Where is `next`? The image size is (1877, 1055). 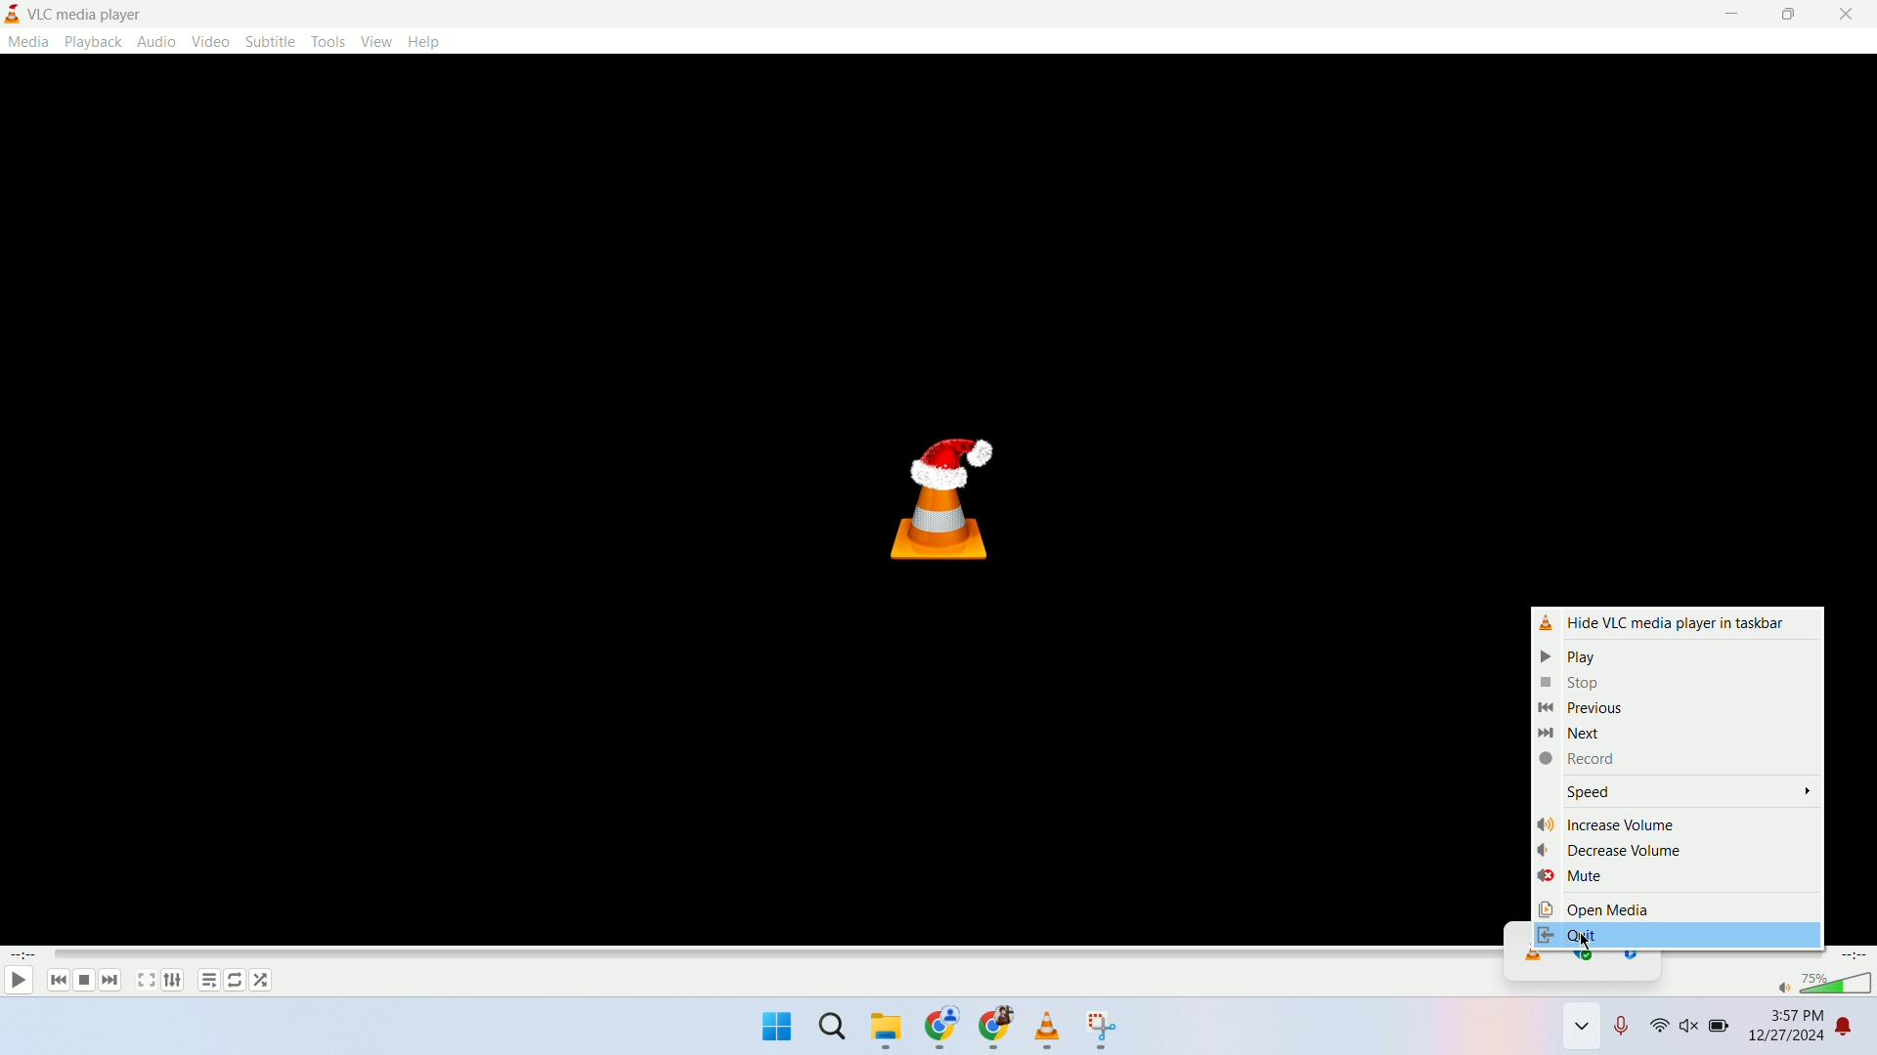
next is located at coordinates (1674, 734).